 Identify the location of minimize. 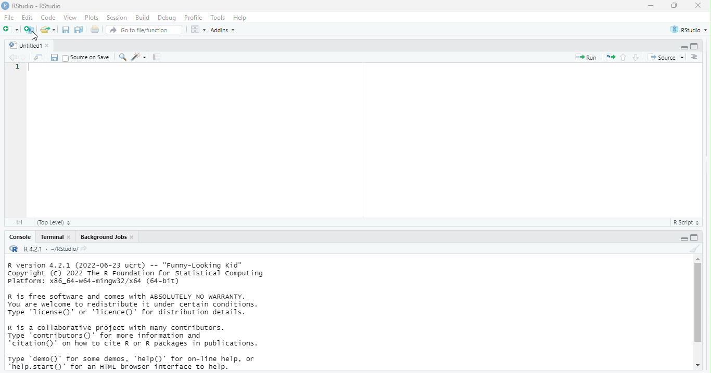
(682, 46).